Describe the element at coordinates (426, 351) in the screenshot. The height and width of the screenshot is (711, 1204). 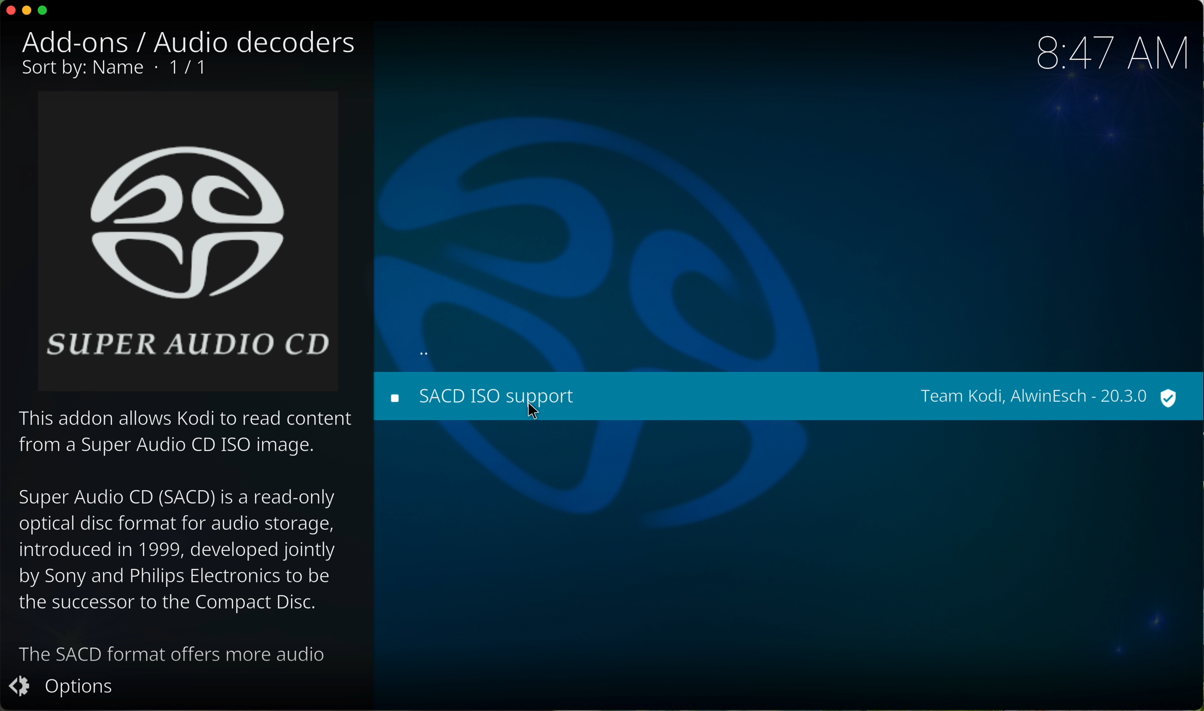
I see `back` at that location.